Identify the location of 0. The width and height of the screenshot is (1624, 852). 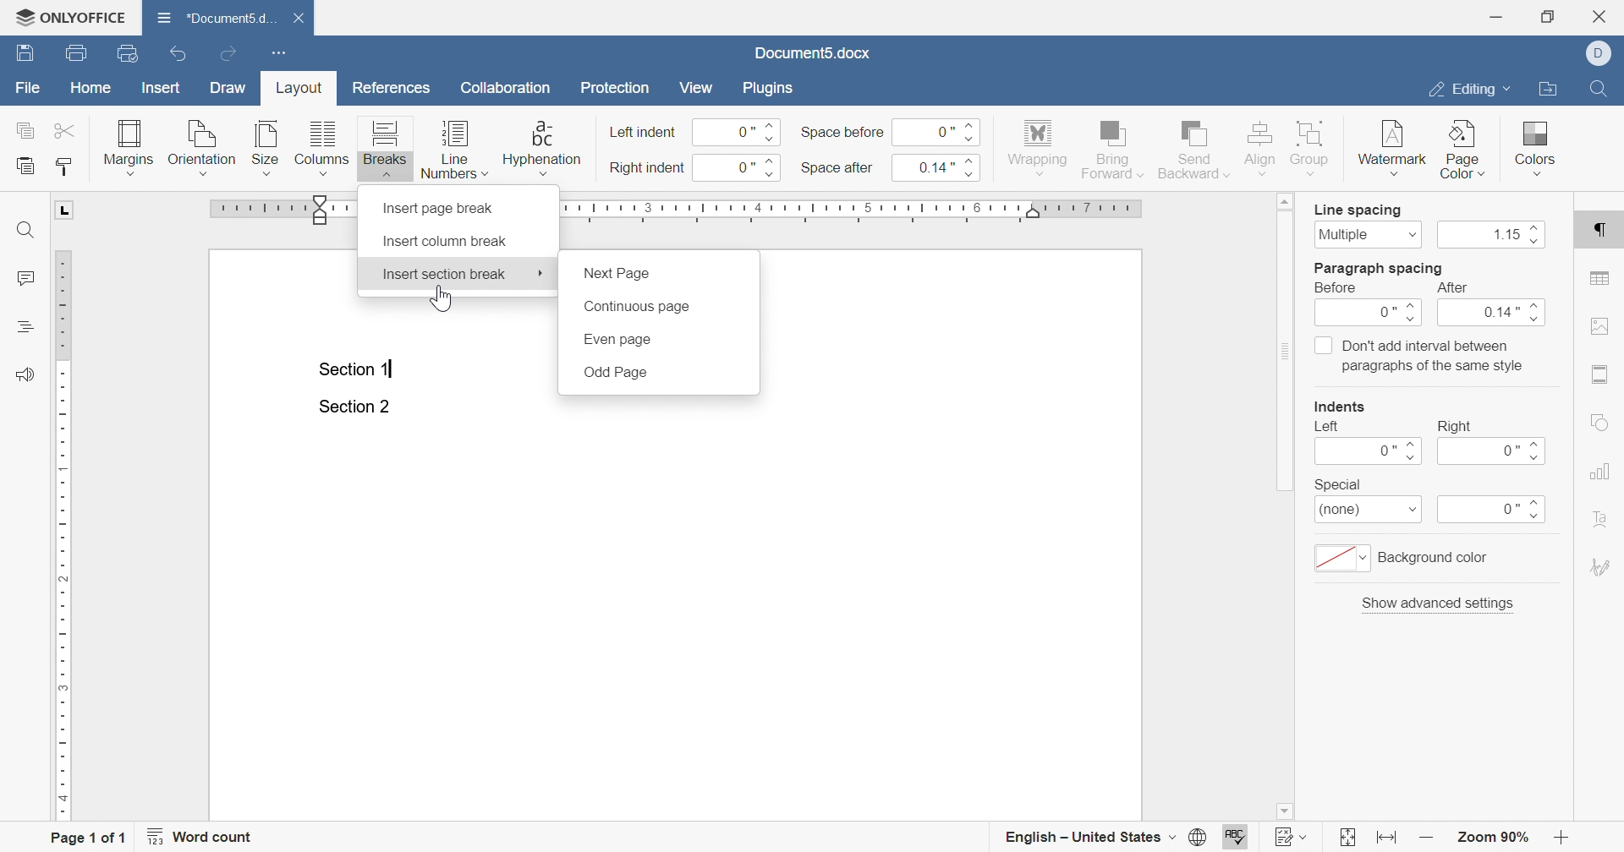
(1493, 511).